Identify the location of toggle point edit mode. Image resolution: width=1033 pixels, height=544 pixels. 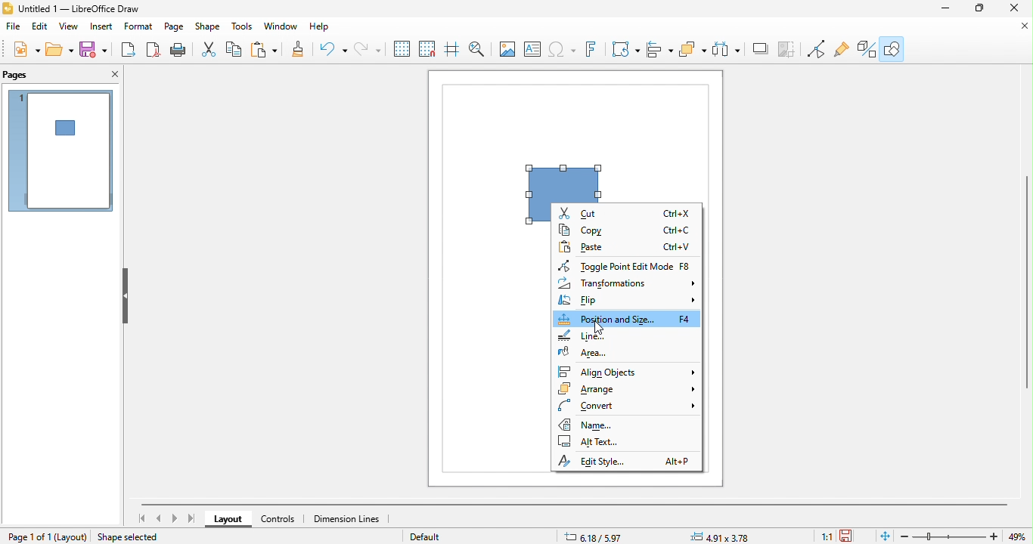
(790, 50).